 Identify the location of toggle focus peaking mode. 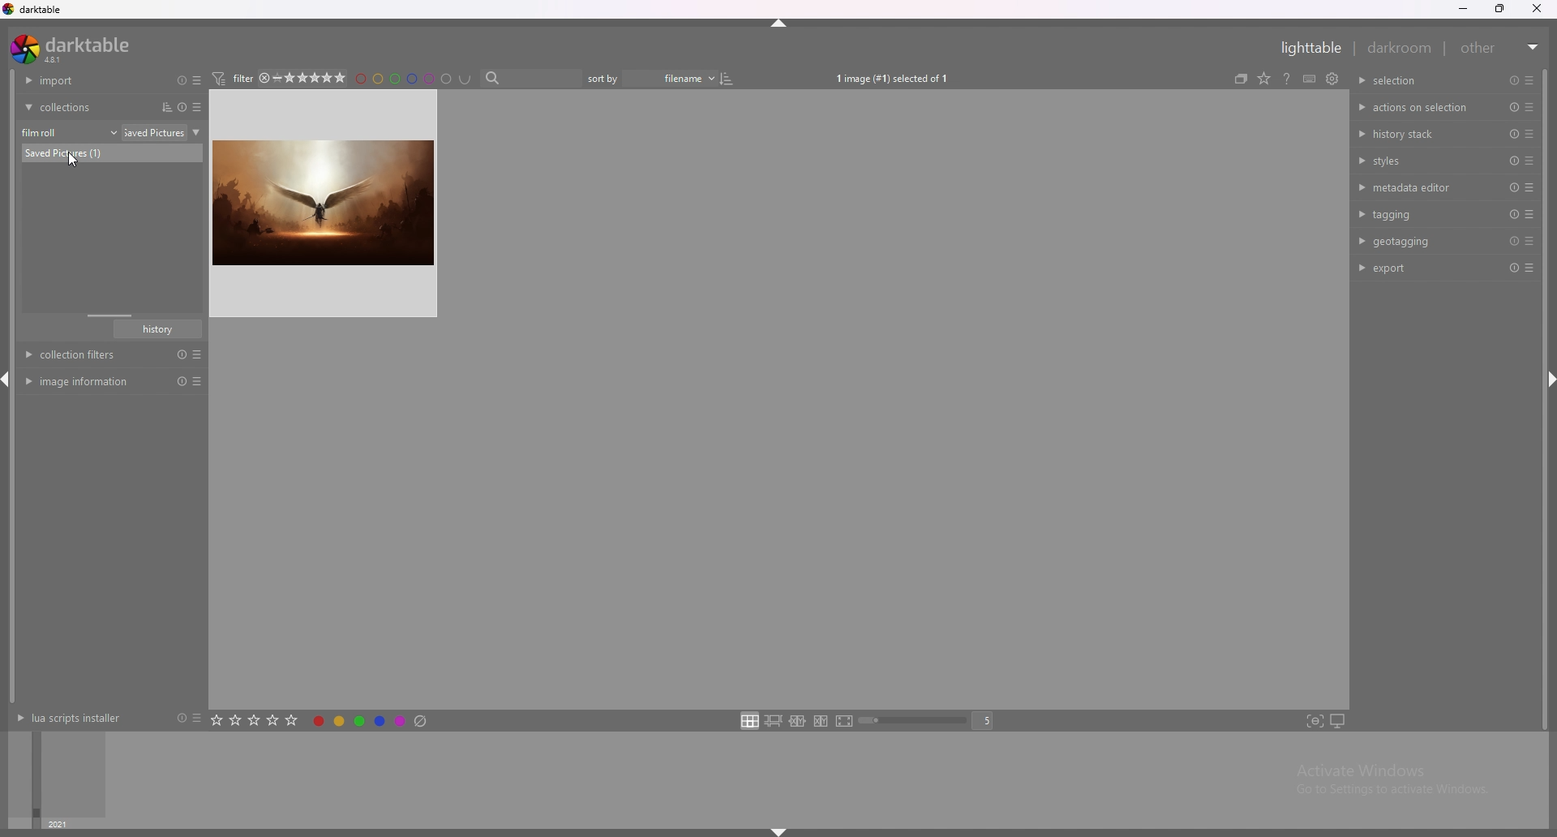
(1315, 721).